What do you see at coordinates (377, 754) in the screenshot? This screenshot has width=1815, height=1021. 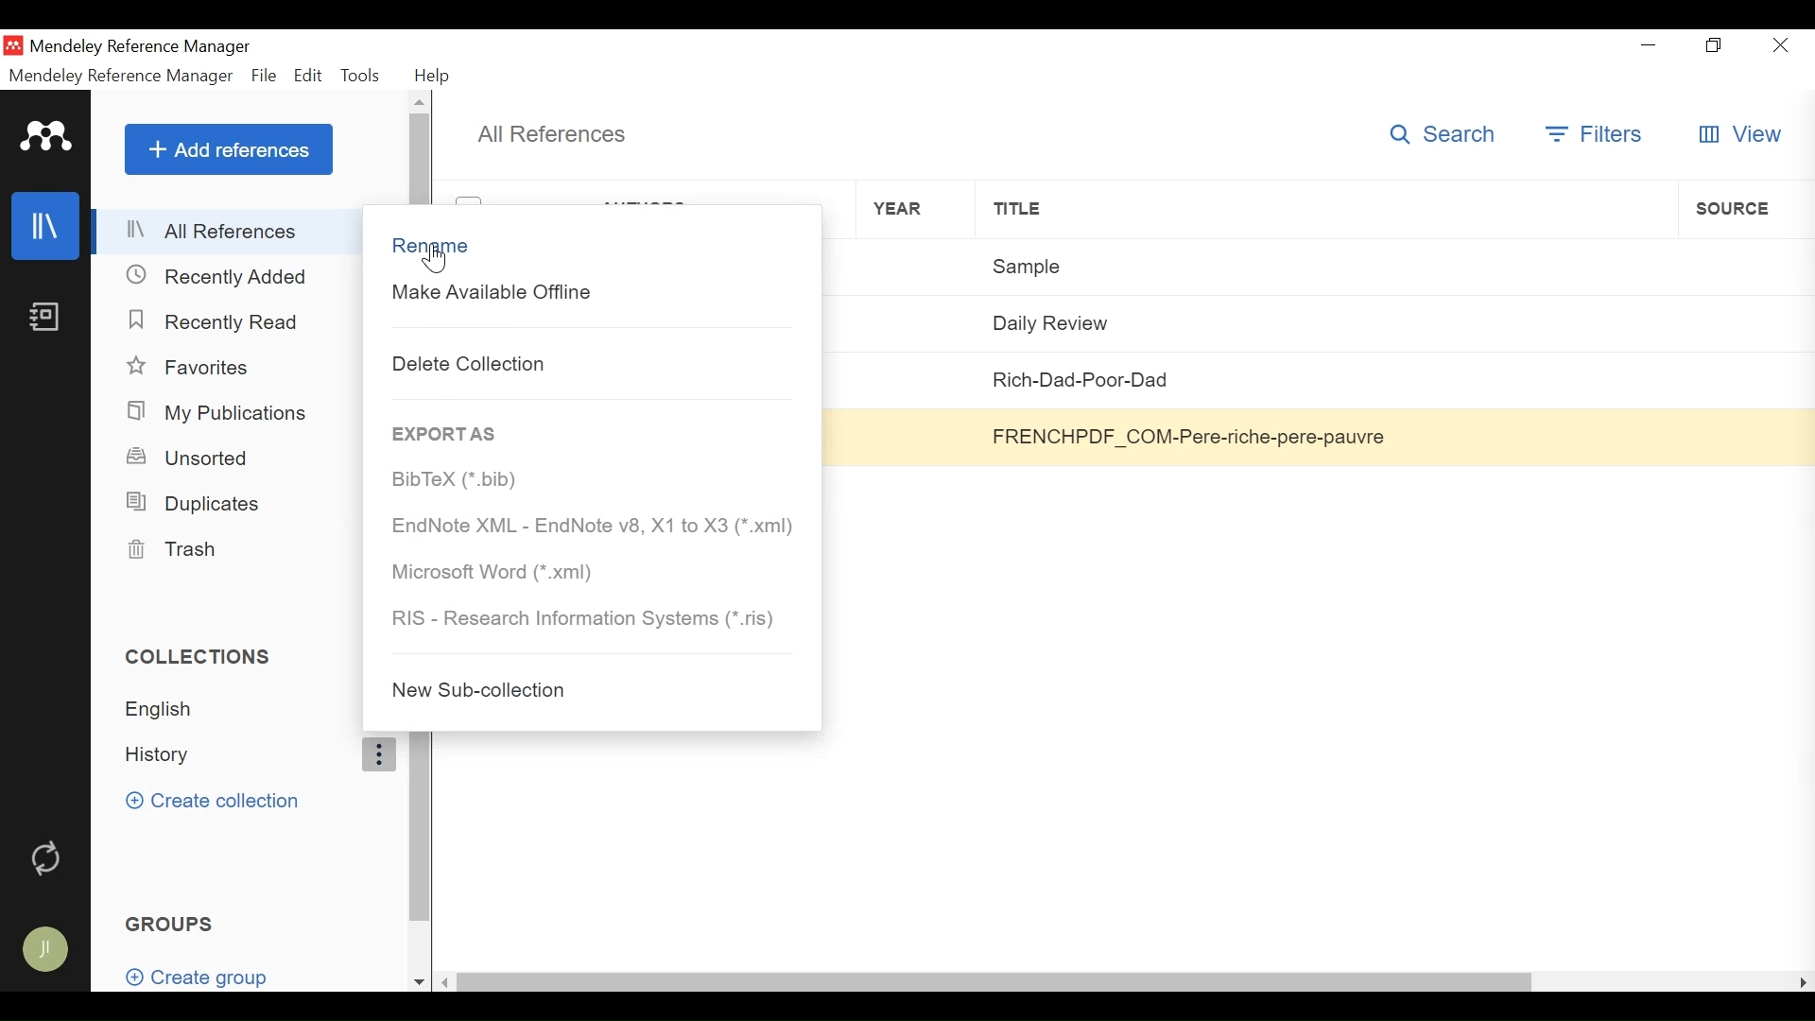 I see `More Options` at bounding box center [377, 754].